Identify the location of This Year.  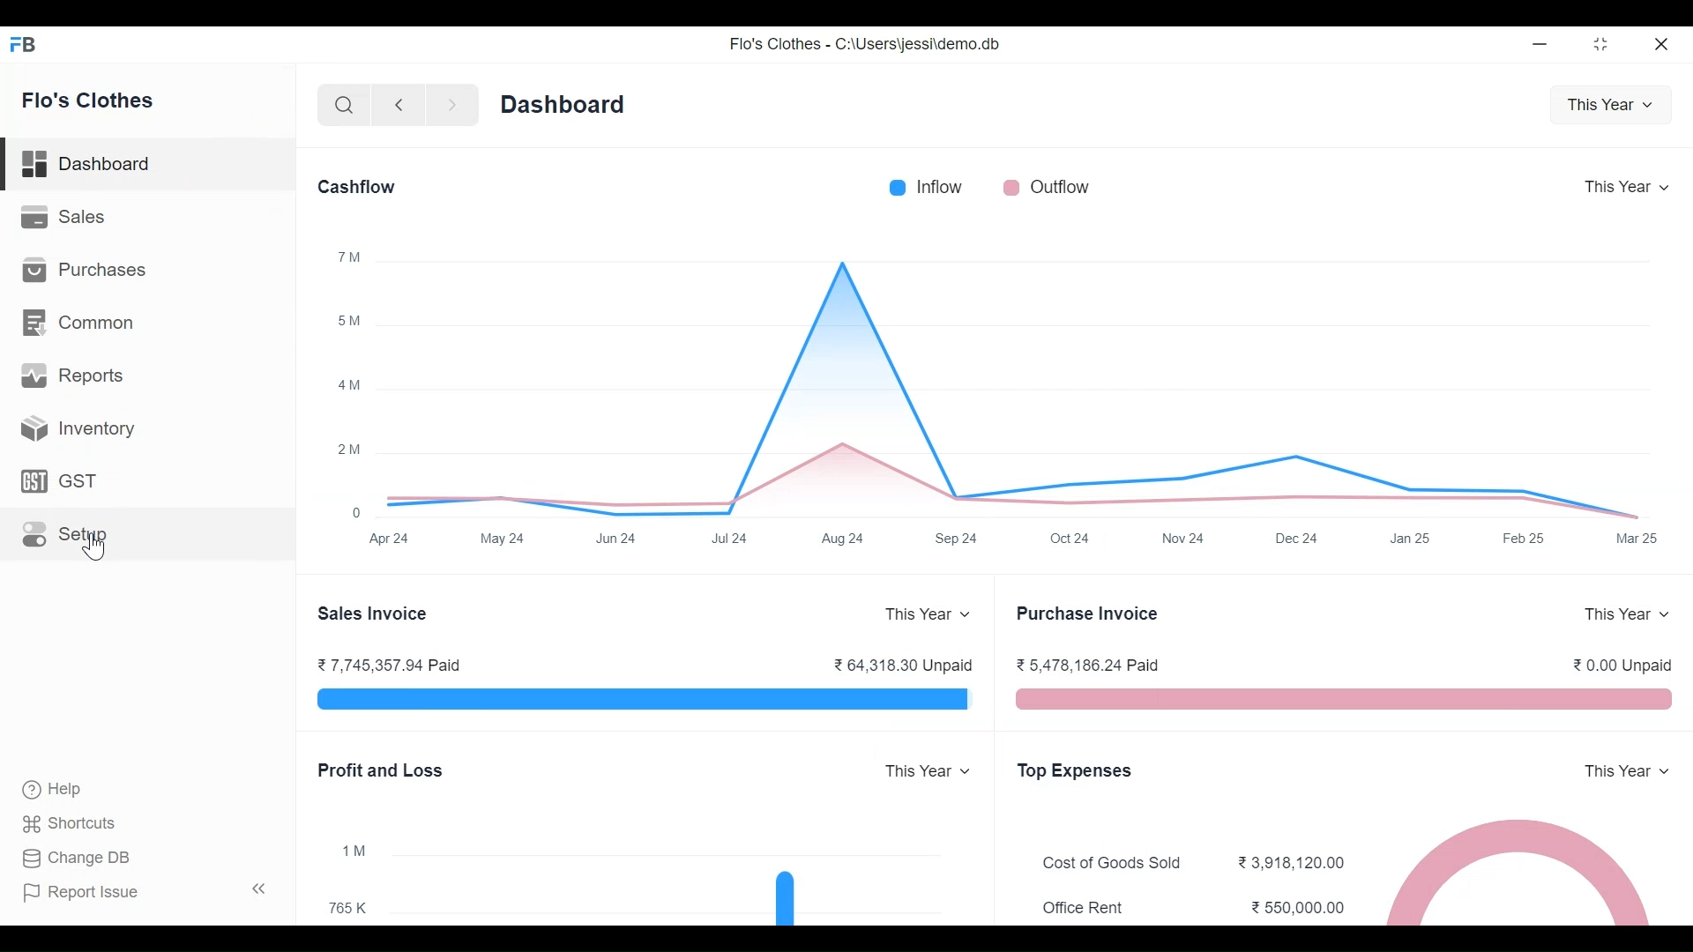
(921, 616).